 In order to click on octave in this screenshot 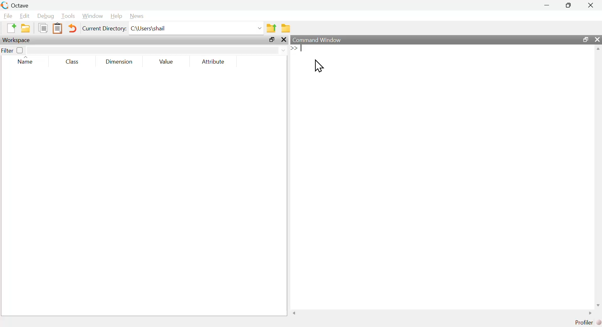, I will do `click(22, 4)`.